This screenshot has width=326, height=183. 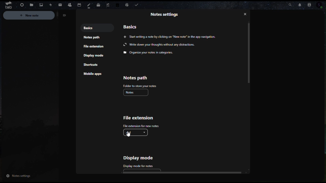 I want to click on Photos, so click(x=40, y=4).